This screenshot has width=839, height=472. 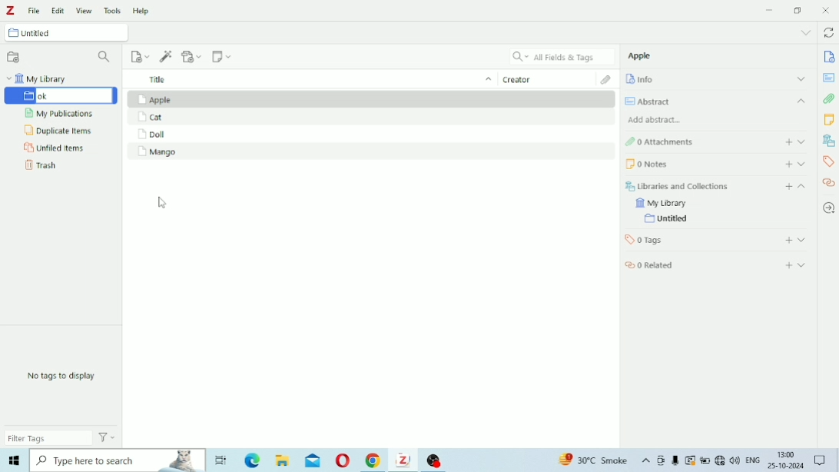 What do you see at coordinates (15, 56) in the screenshot?
I see `New Collection` at bounding box center [15, 56].